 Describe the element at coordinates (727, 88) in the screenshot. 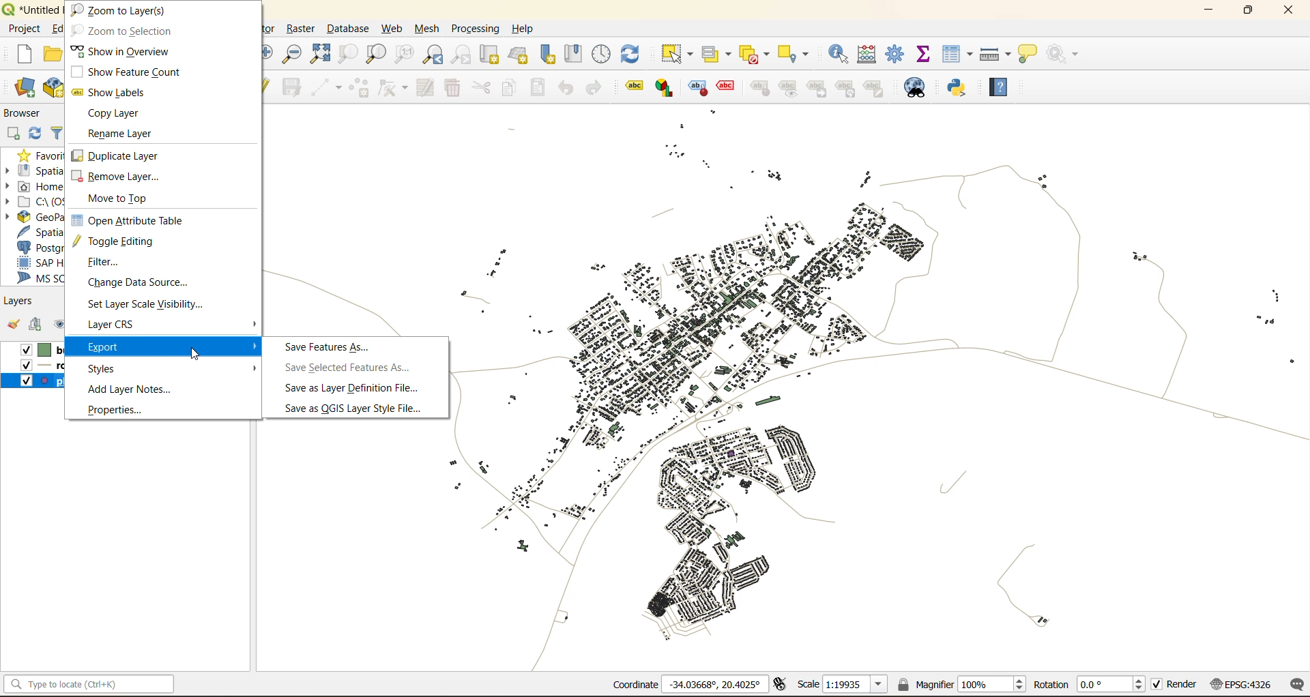

I see `toggle display of unplaced` at that location.